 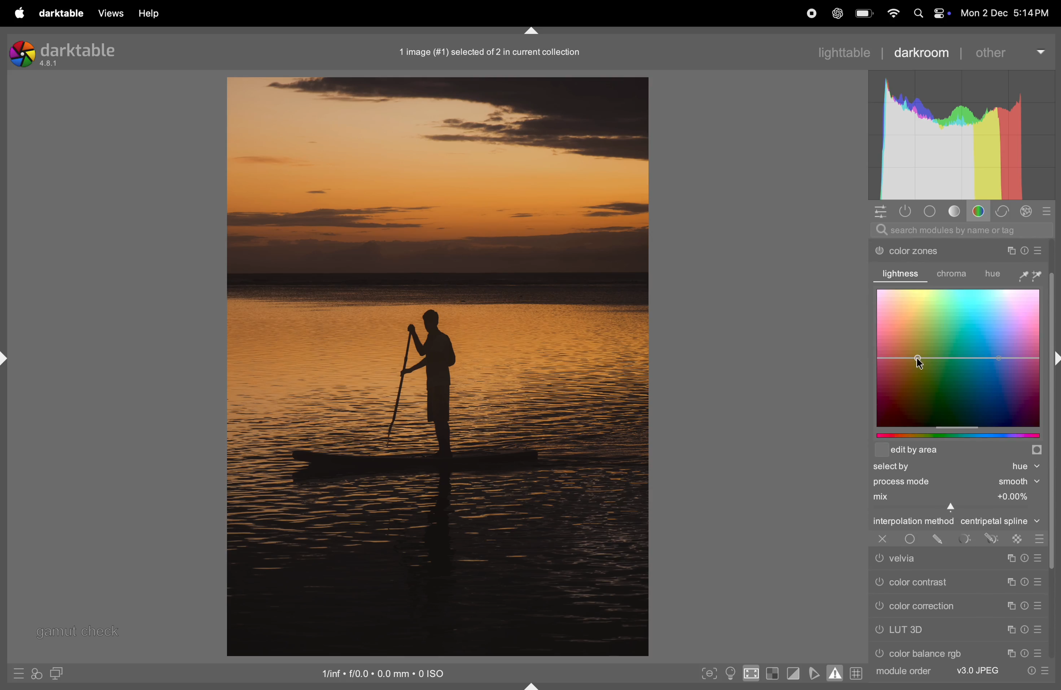 What do you see at coordinates (811, 15) in the screenshot?
I see `record` at bounding box center [811, 15].